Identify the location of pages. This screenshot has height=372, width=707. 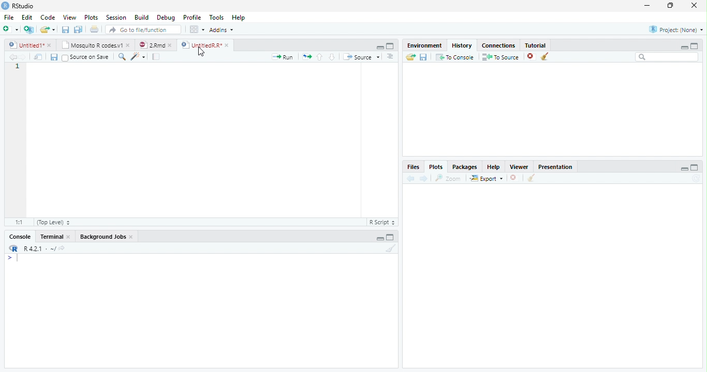
(155, 58).